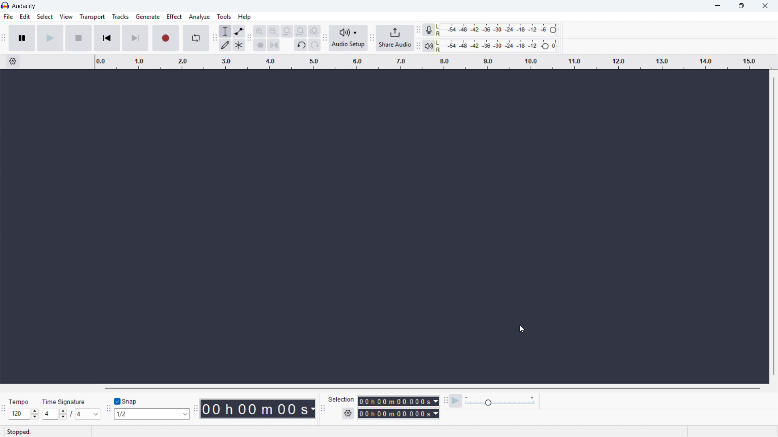 This screenshot has width=778, height=437. I want to click on fit selection to width, so click(287, 31).